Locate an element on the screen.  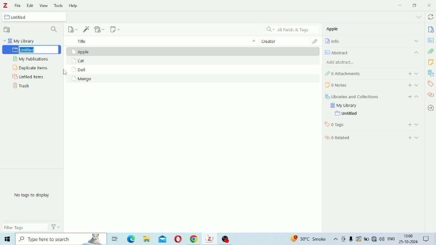
Locate is located at coordinates (431, 108).